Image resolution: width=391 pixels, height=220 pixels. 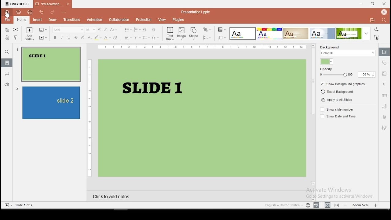 I want to click on Slide 1, so click(x=203, y=118).